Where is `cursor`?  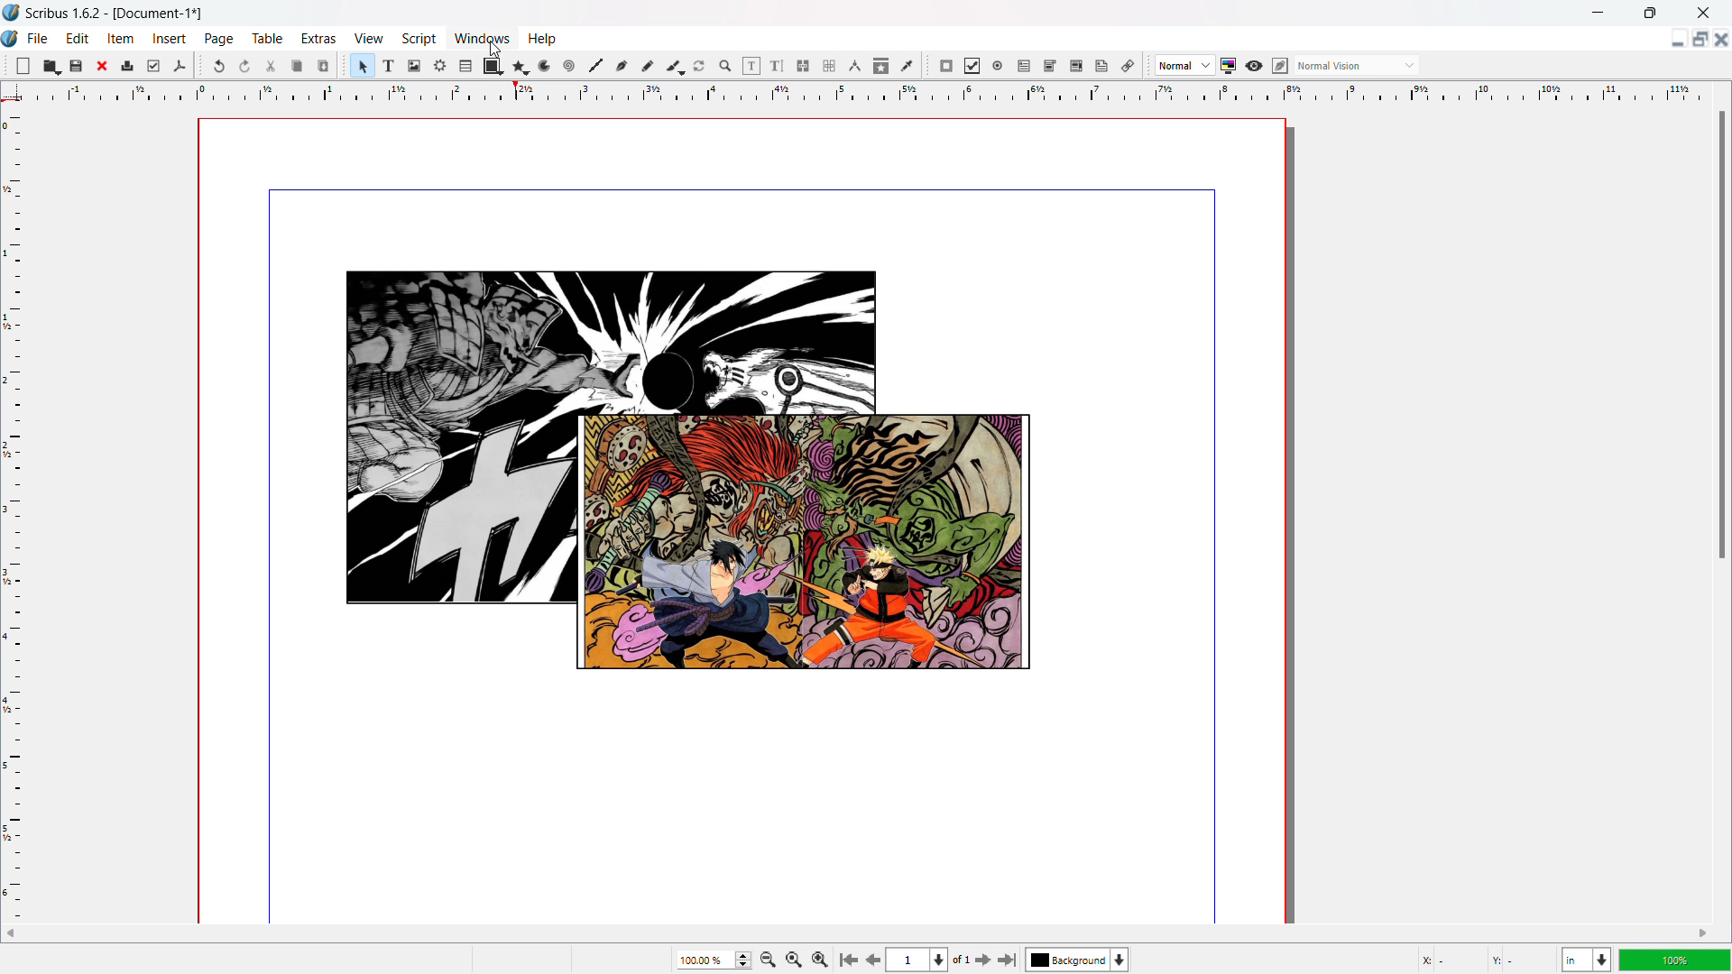 cursor is located at coordinates (495, 48).